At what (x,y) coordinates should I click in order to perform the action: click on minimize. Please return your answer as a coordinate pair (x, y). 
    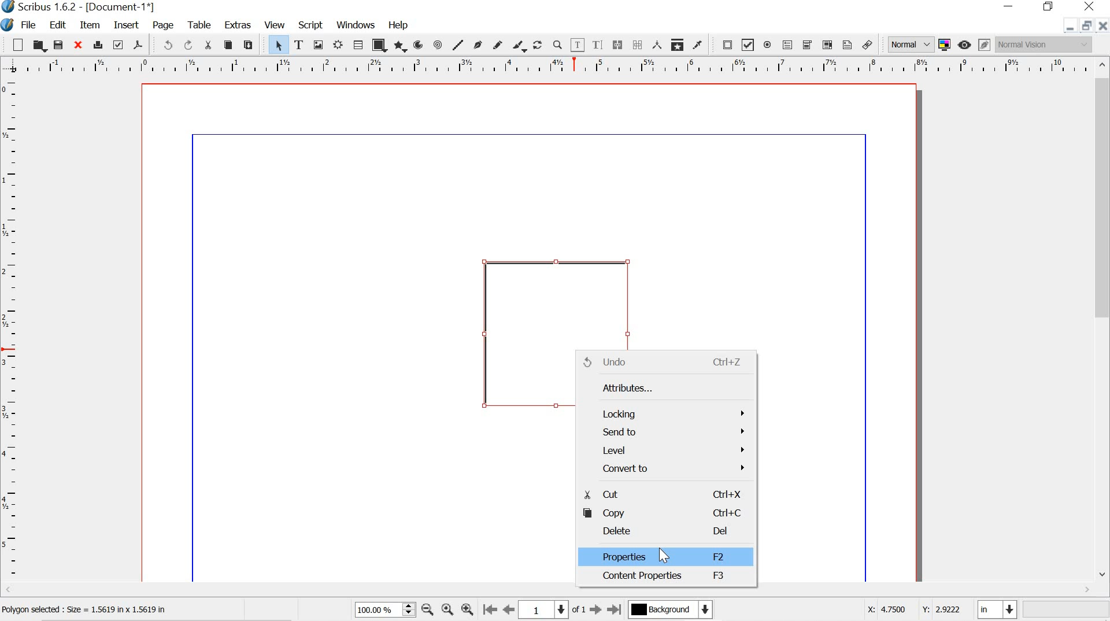
    Looking at the image, I should click on (1010, 7).